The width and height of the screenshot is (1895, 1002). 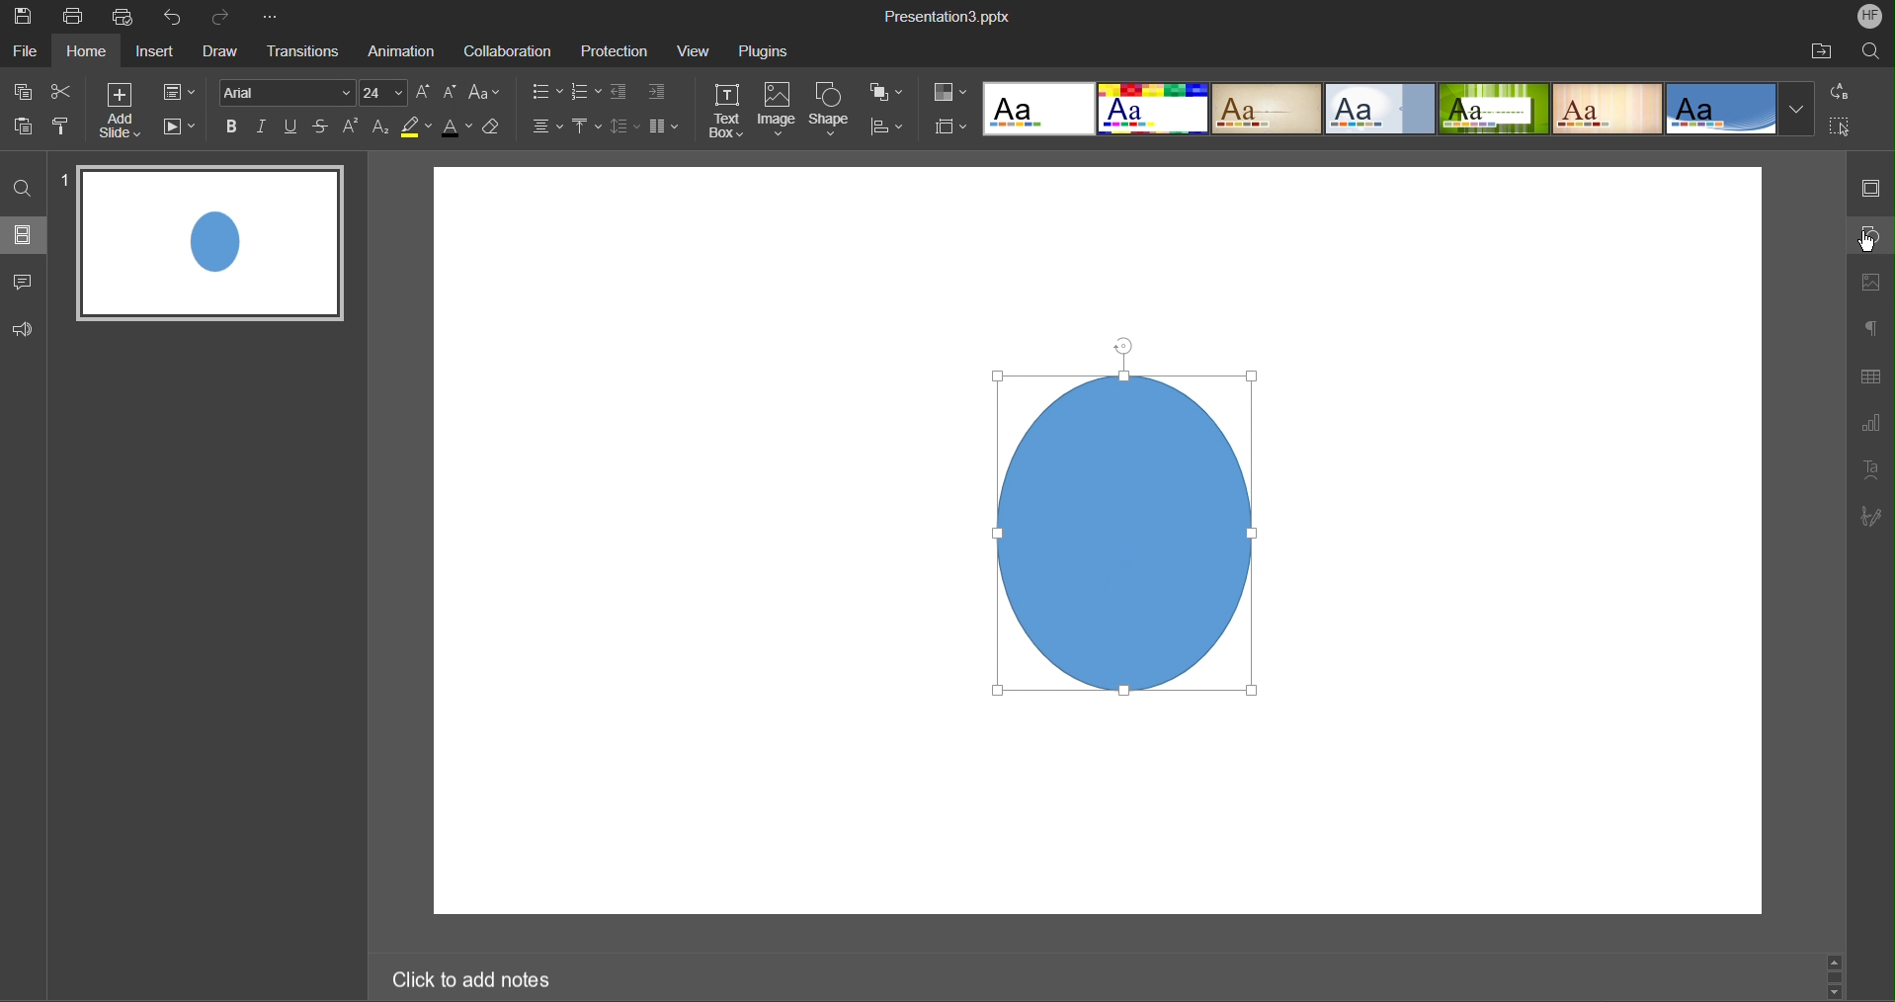 I want to click on Image, so click(x=1118, y=518).